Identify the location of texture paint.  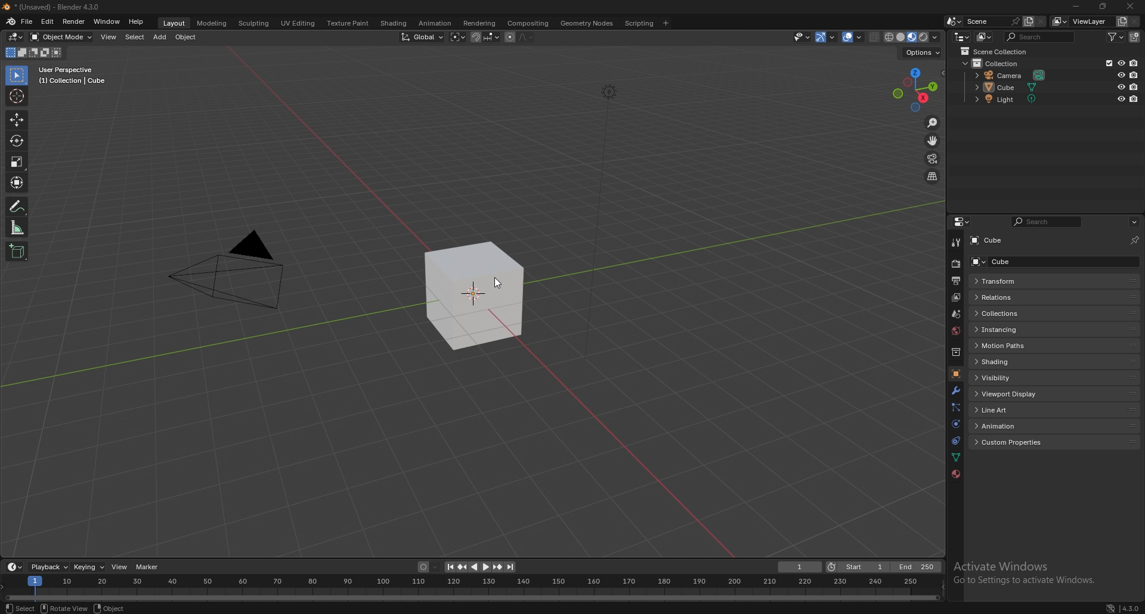
(348, 23).